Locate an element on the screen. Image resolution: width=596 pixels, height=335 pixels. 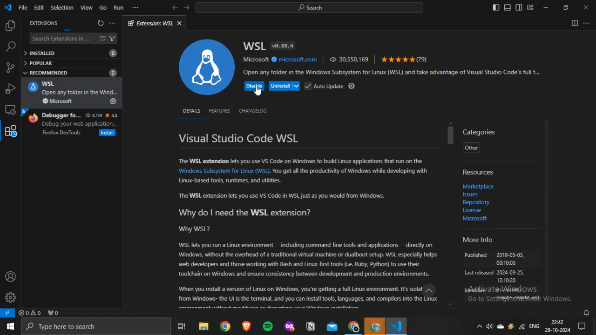
Published is located at coordinates (476, 256).